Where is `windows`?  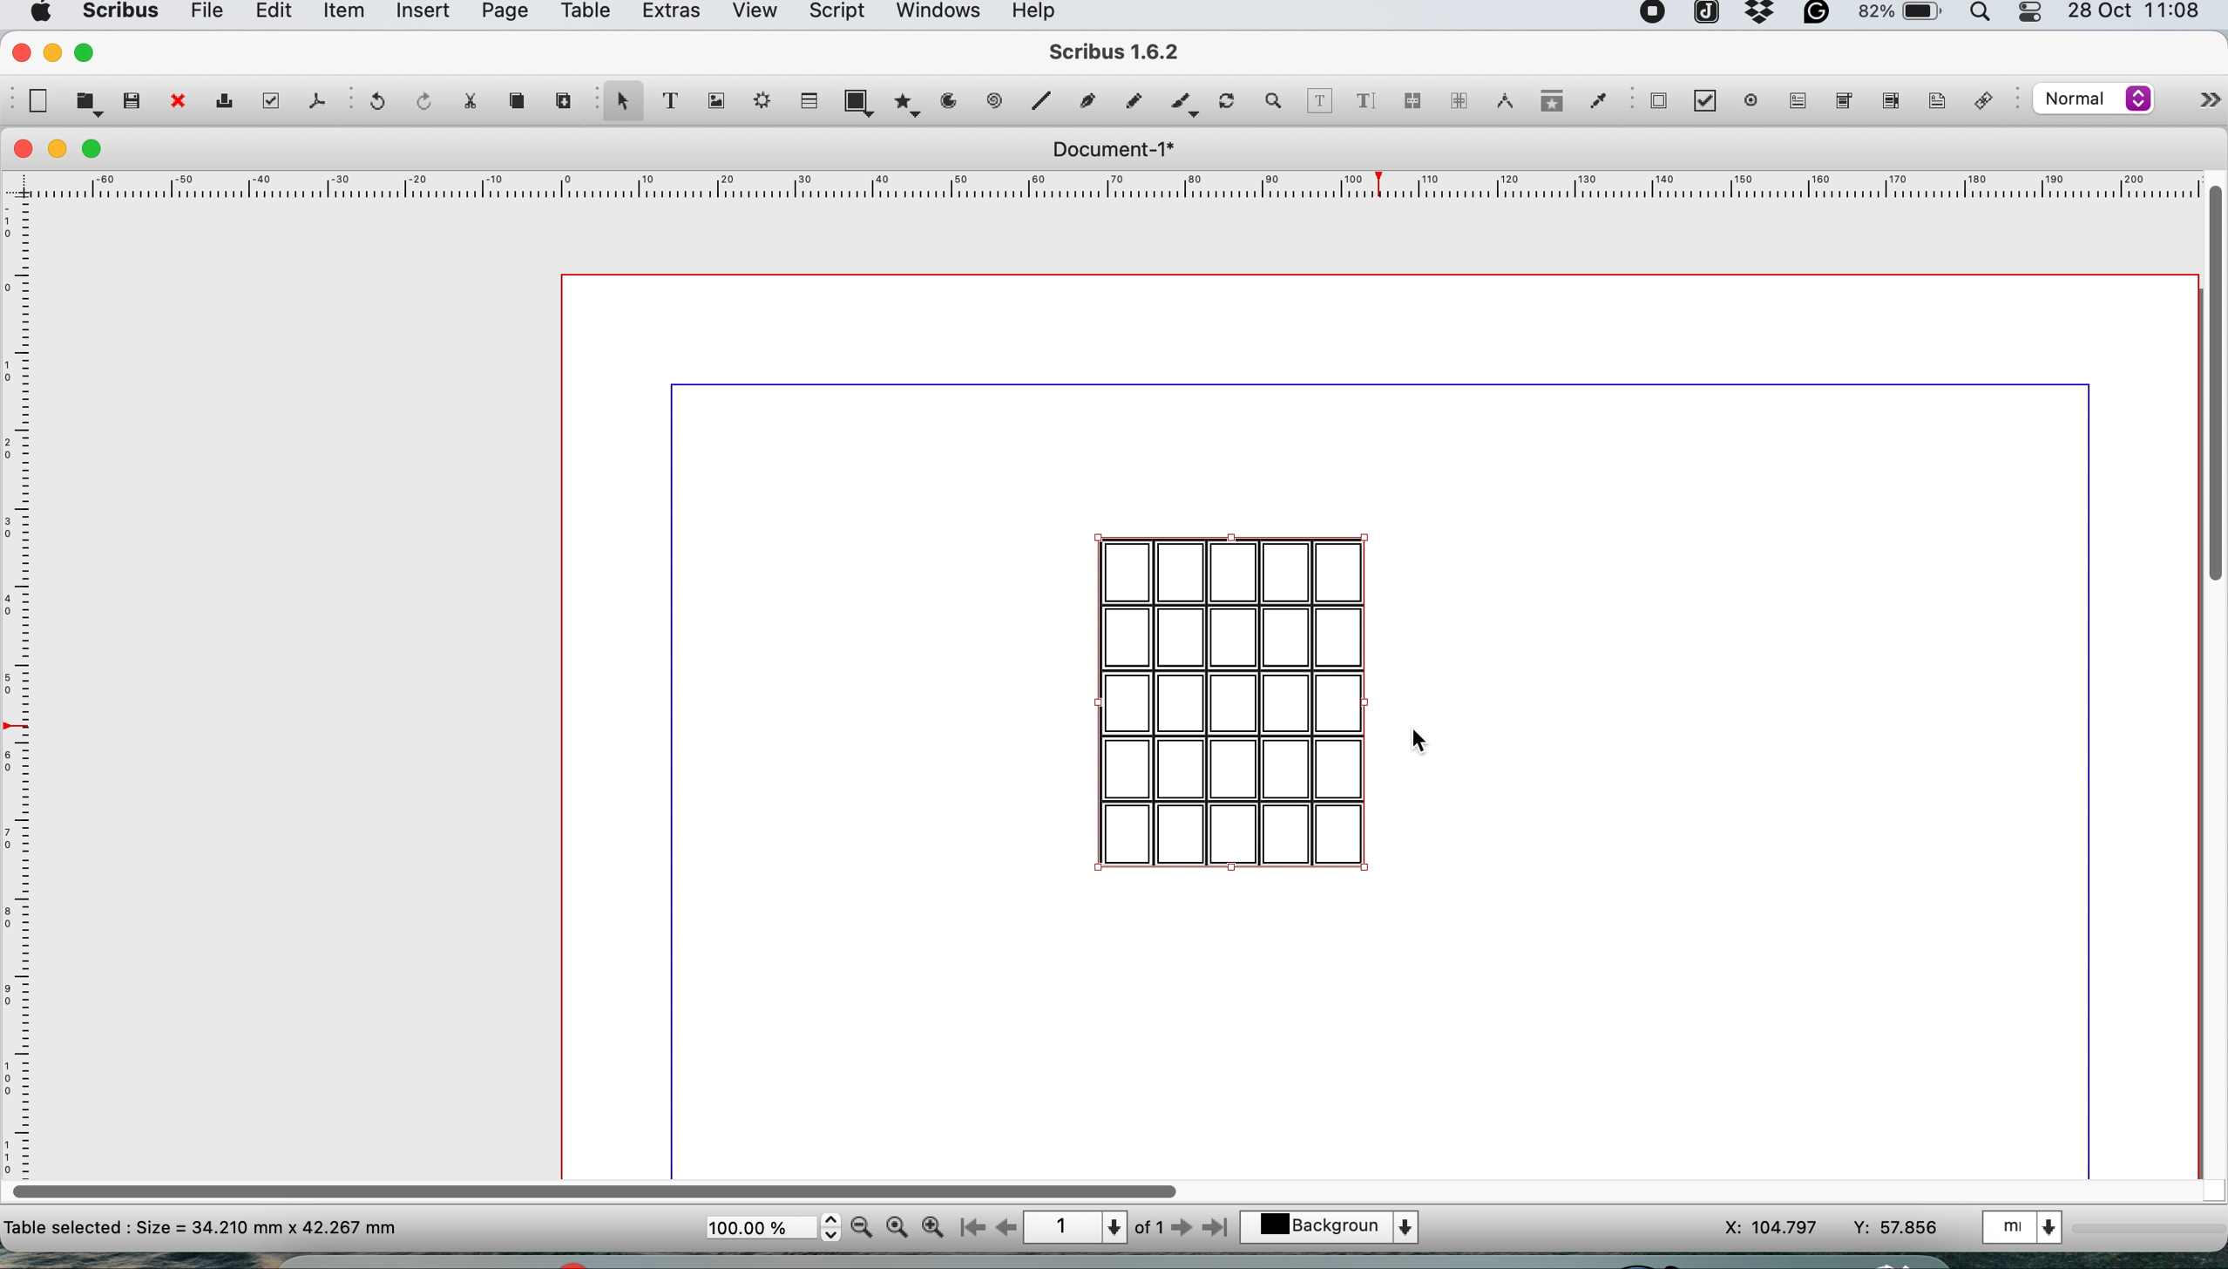
windows is located at coordinates (937, 16).